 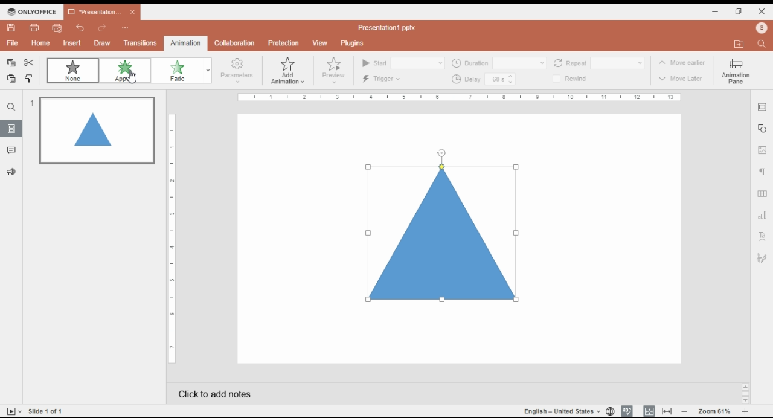 I want to click on more options, so click(x=125, y=28).